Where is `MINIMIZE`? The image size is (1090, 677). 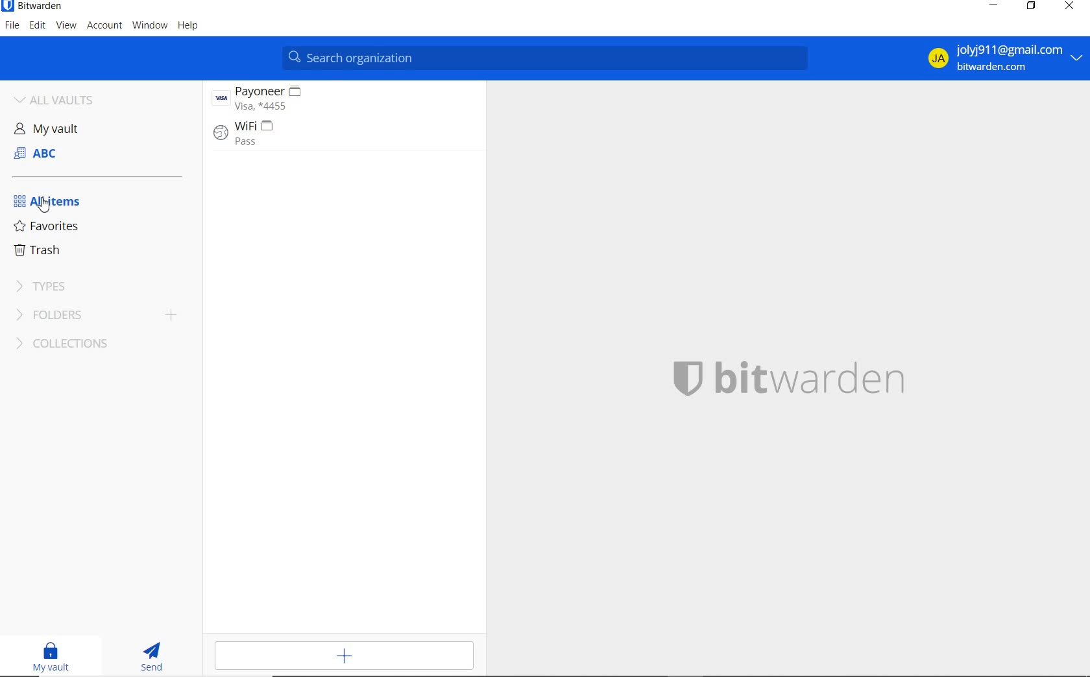
MINIMIZE is located at coordinates (992, 6).